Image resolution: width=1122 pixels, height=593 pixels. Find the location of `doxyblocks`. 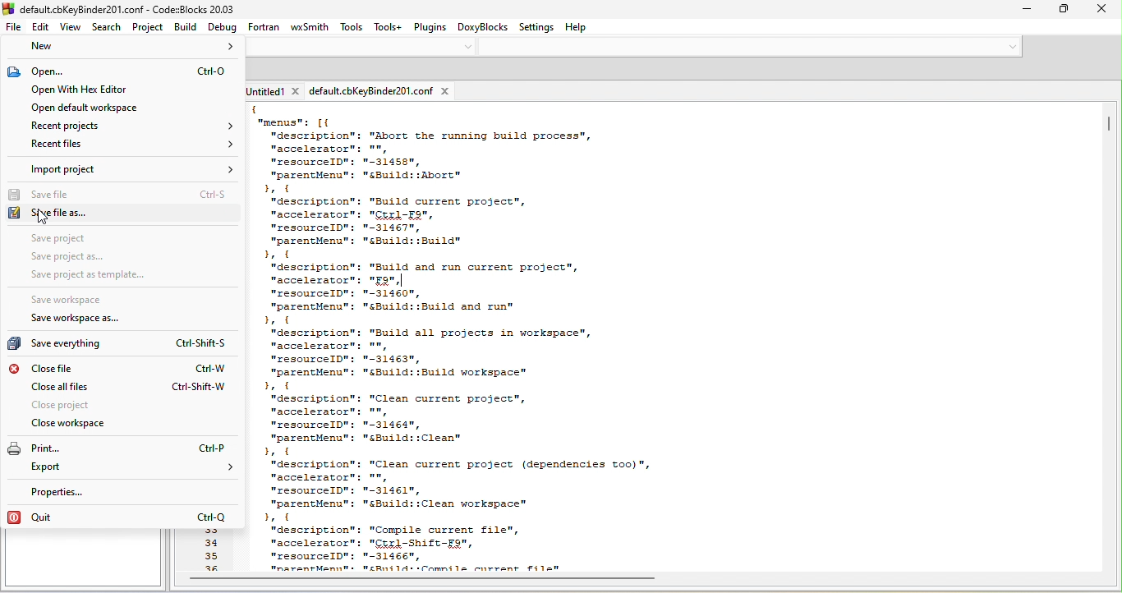

doxyblocks is located at coordinates (482, 26).